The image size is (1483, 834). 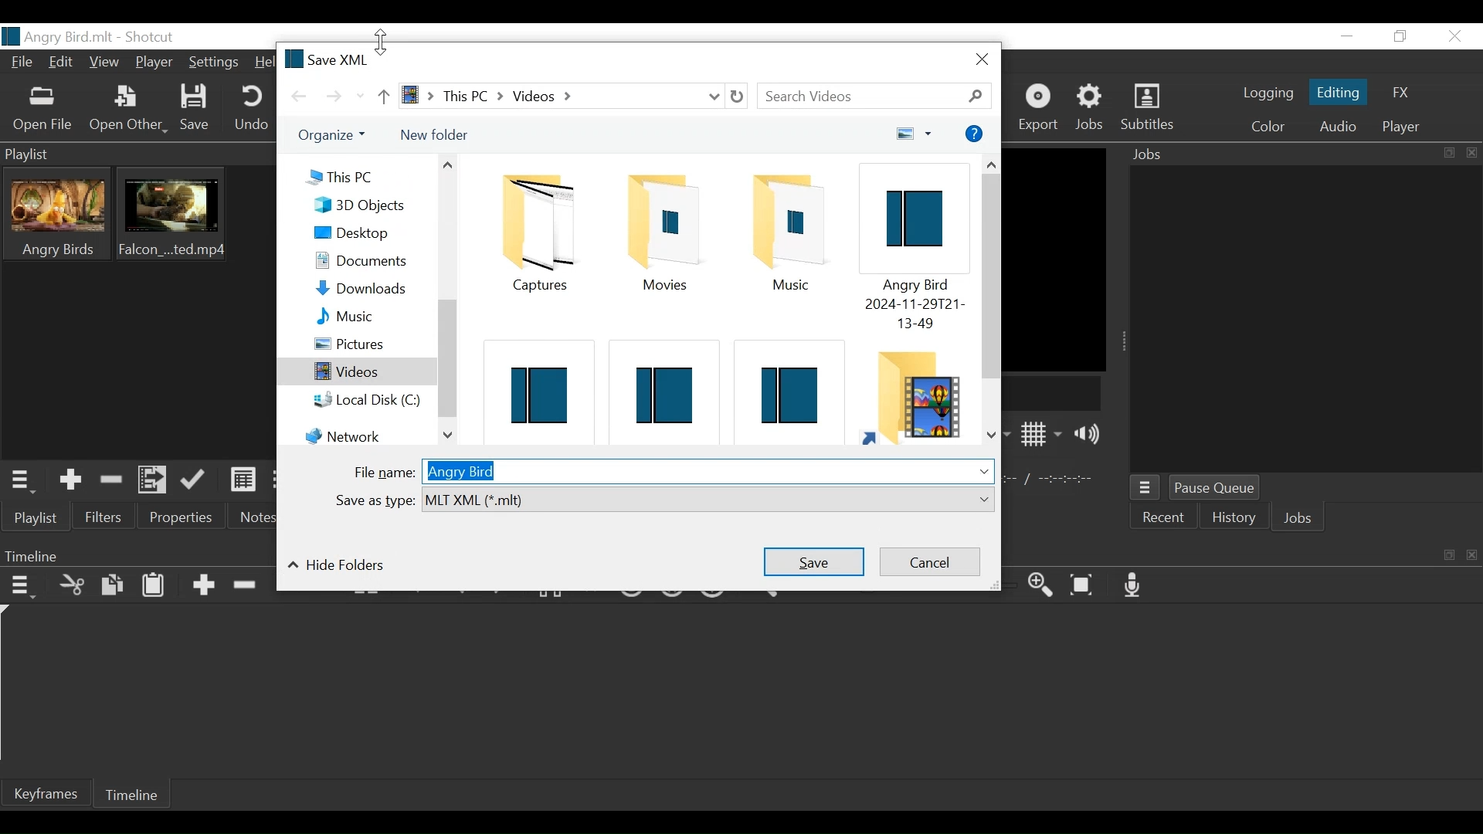 I want to click on Record audio, so click(x=1133, y=585).